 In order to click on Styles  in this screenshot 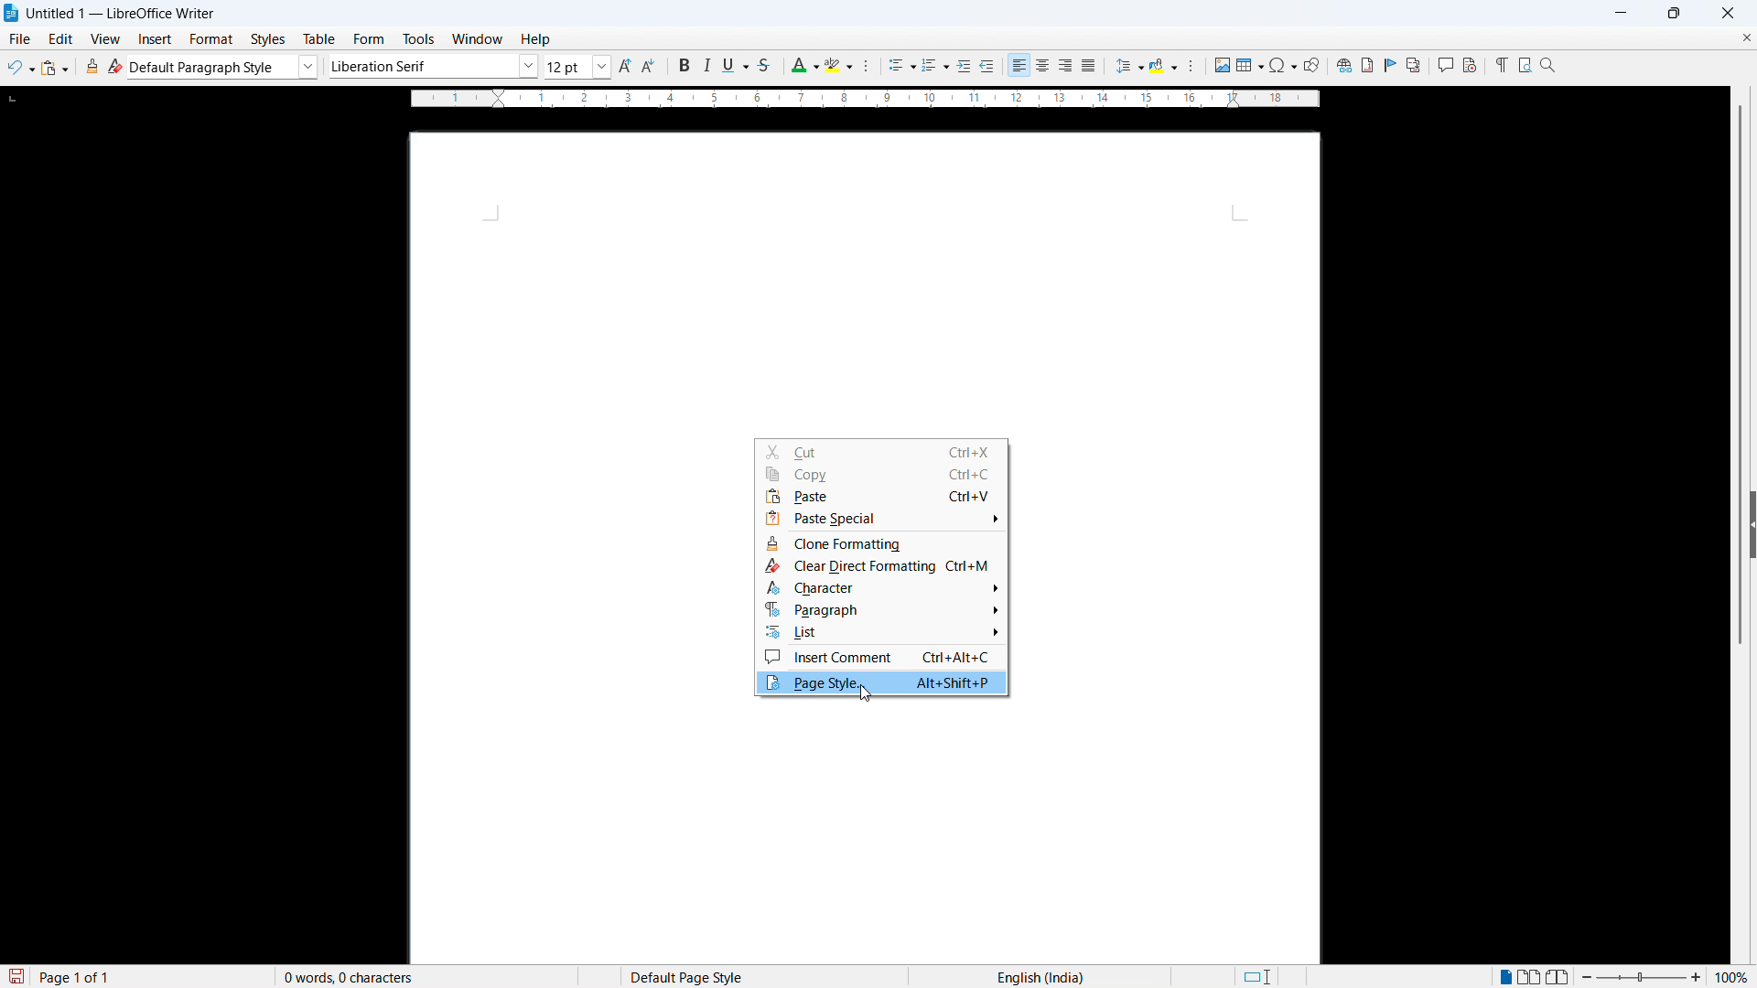, I will do `click(270, 39)`.